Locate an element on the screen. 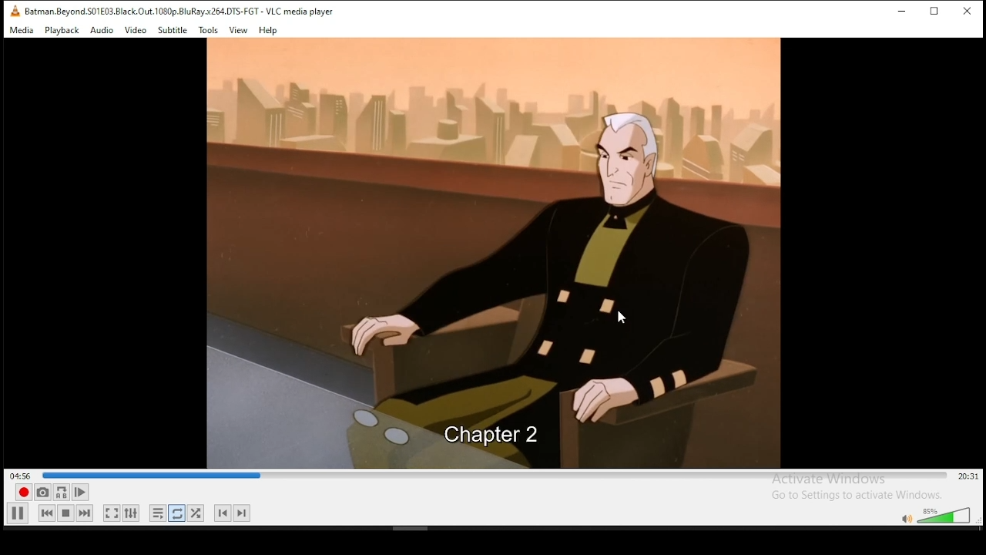 The height and width of the screenshot is (555, 986). progress bar is located at coordinates (495, 475).